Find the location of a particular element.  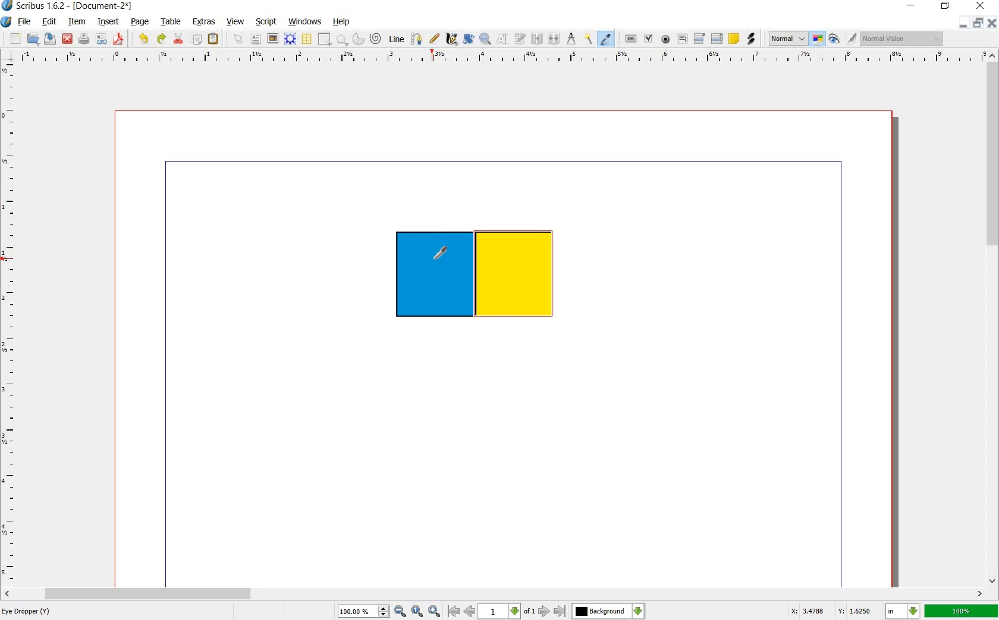

system logo is located at coordinates (7, 22).